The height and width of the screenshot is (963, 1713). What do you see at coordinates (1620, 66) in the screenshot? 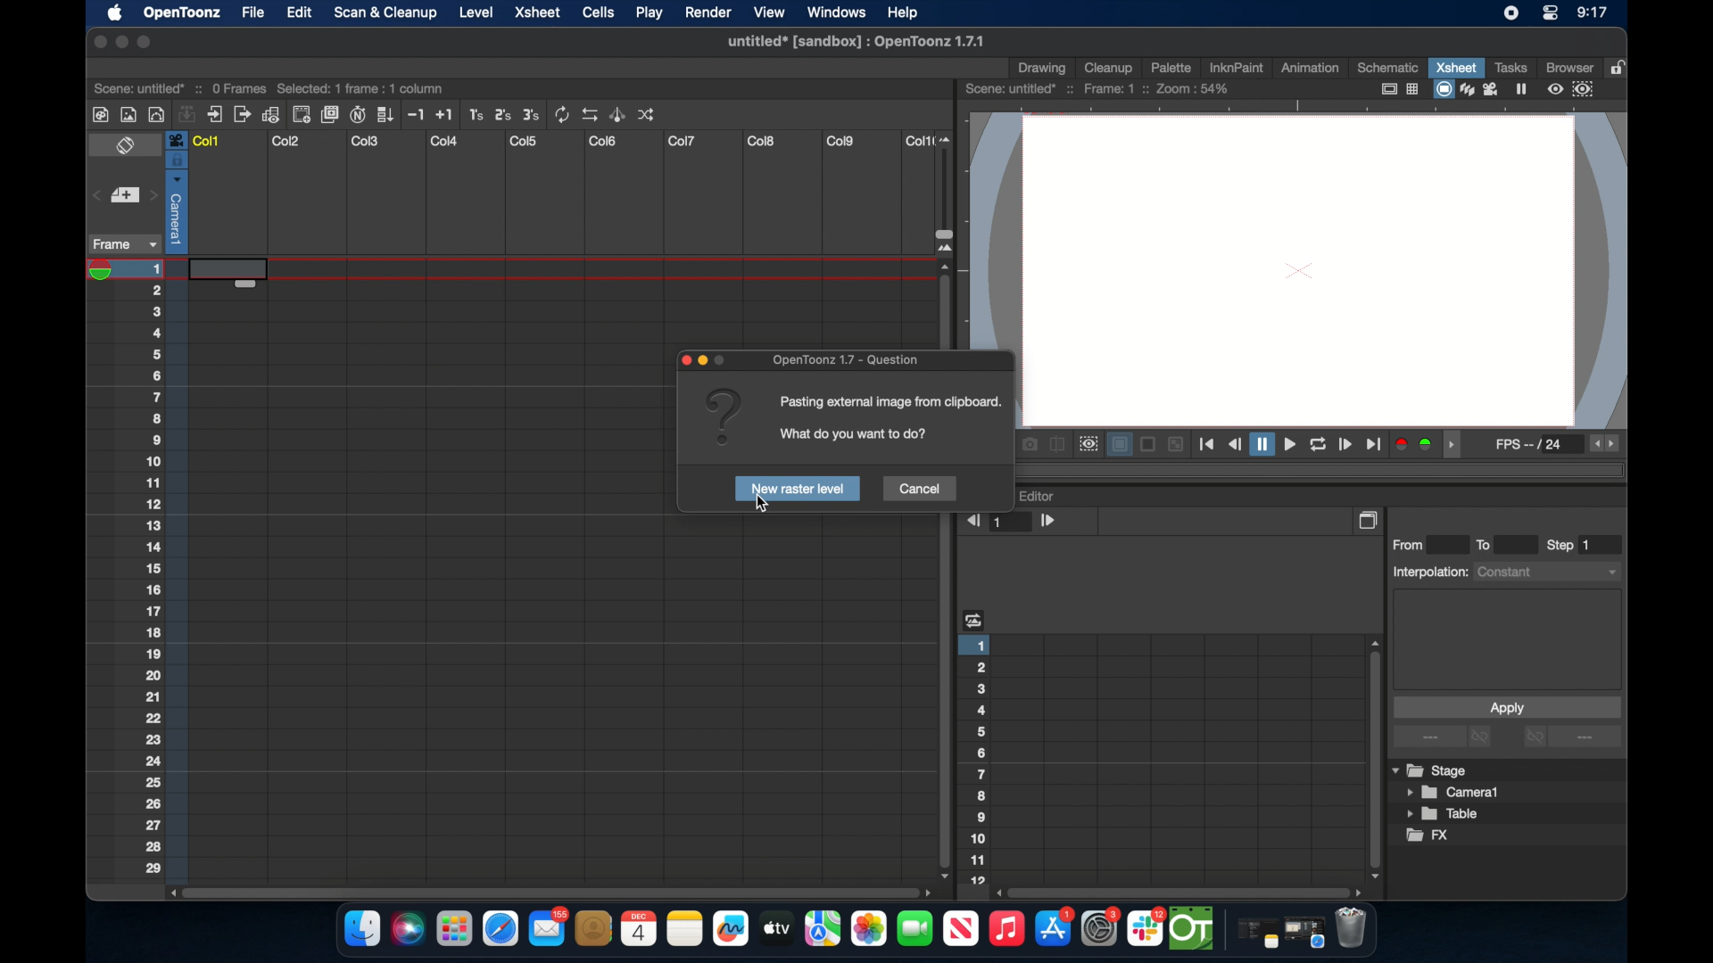
I see `lock` at bounding box center [1620, 66].